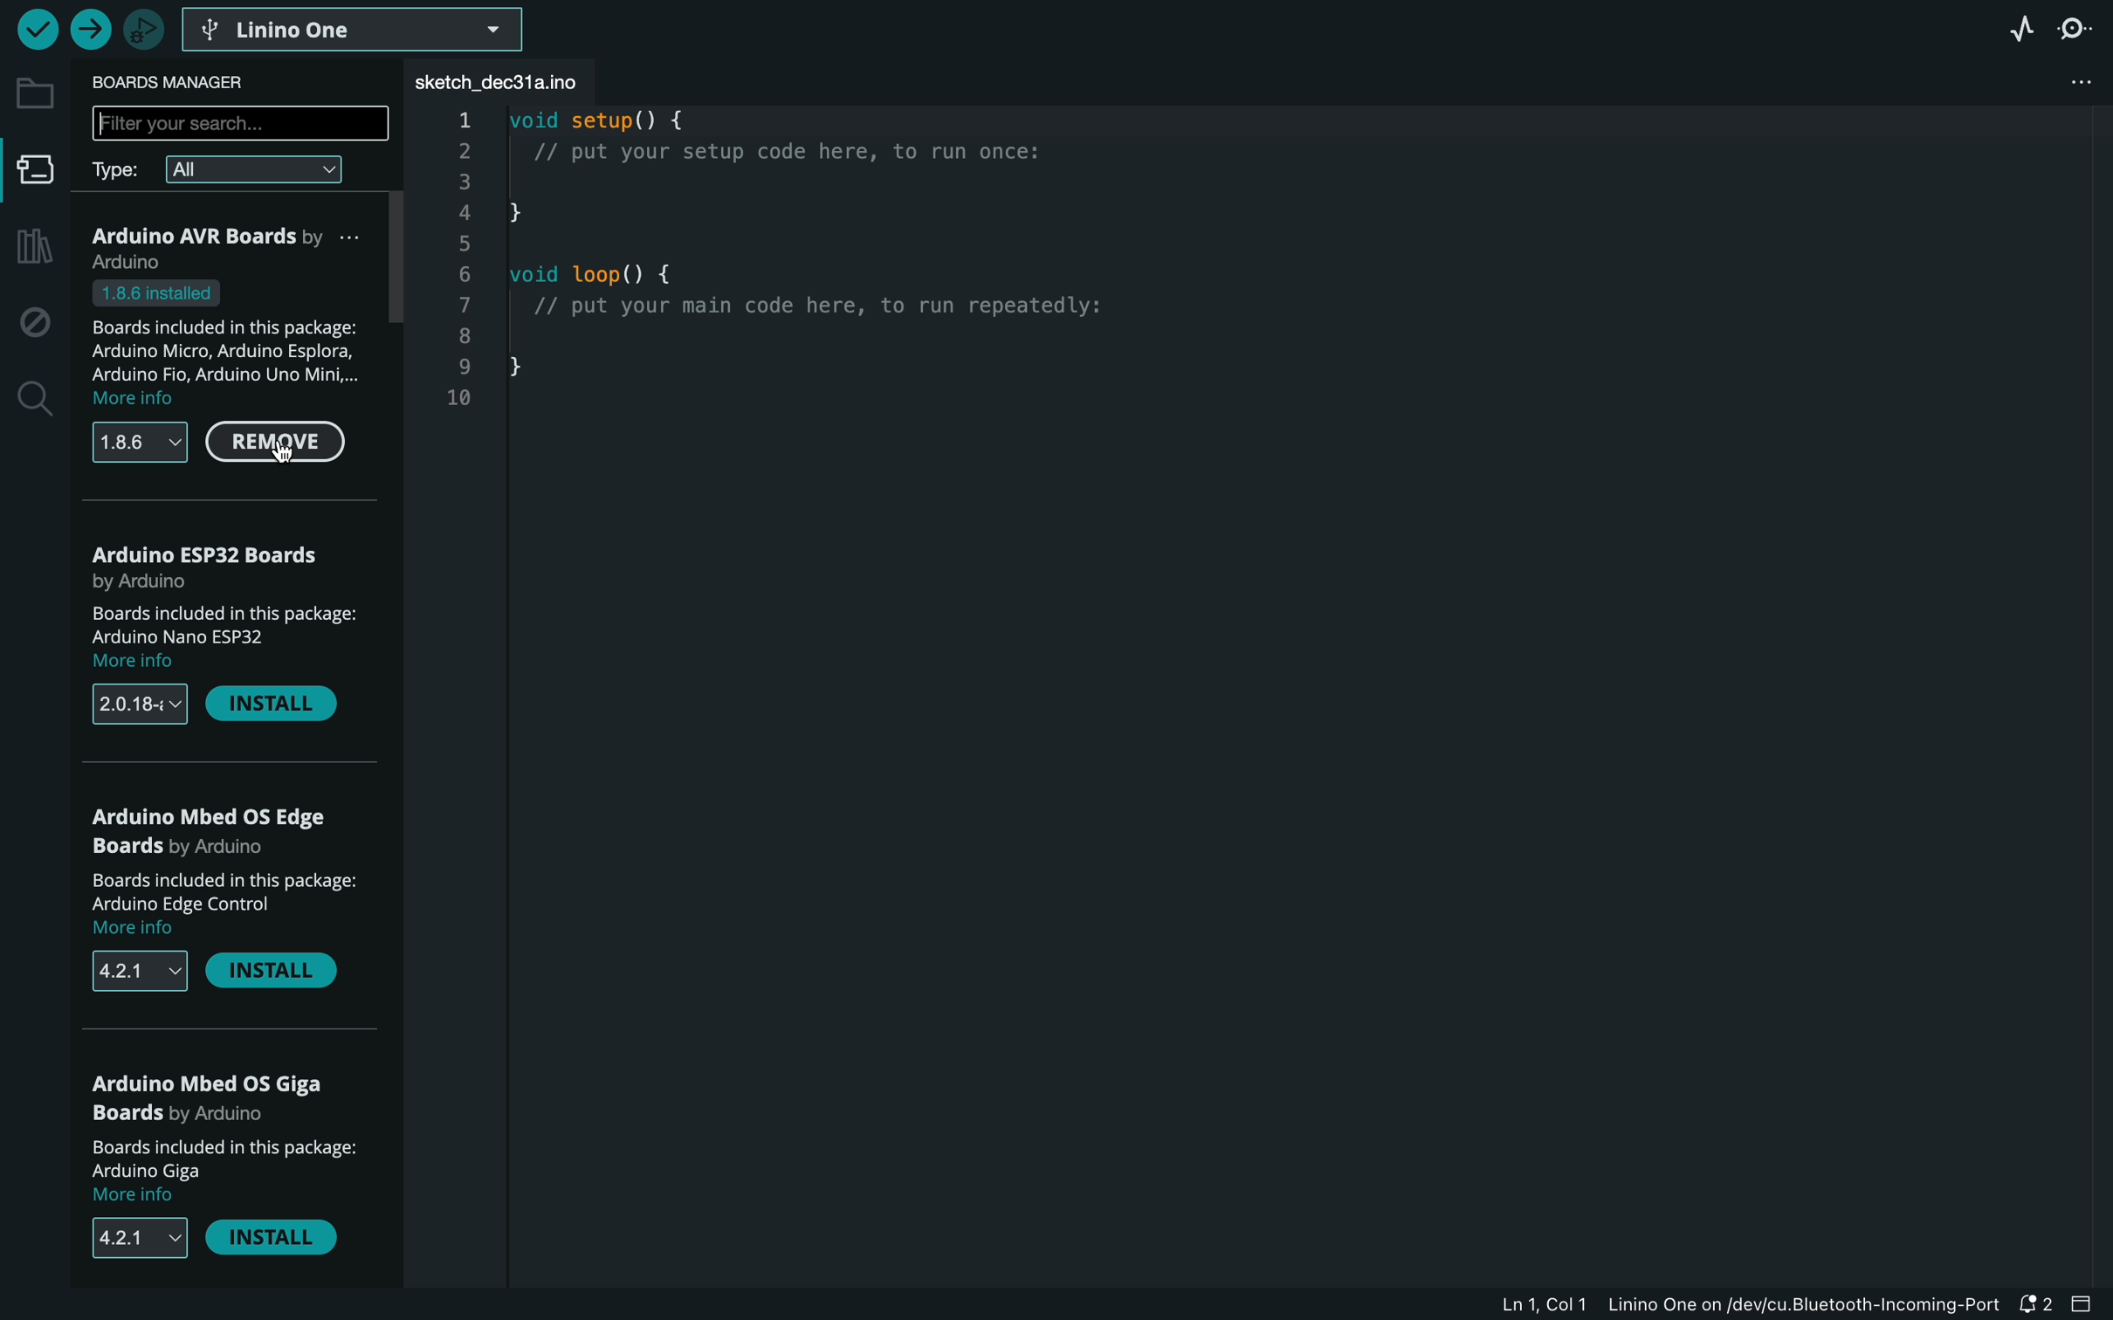  I want to click on file setting, so click(2063, 82).